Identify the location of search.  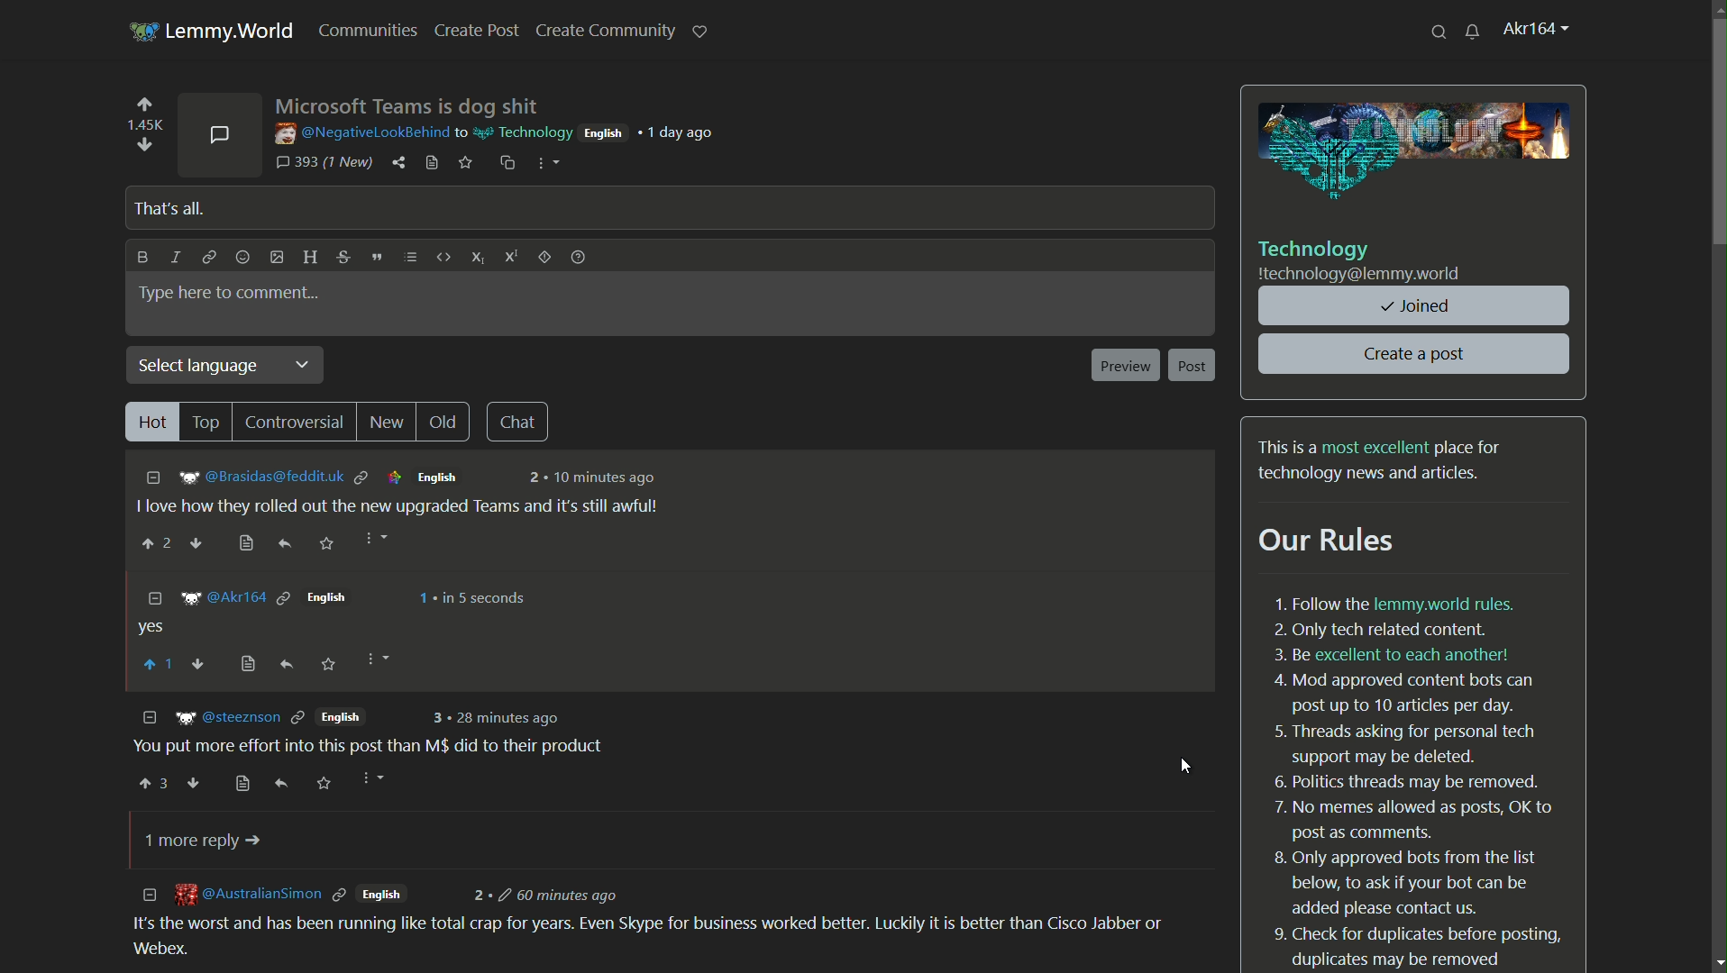
(1440, 31).